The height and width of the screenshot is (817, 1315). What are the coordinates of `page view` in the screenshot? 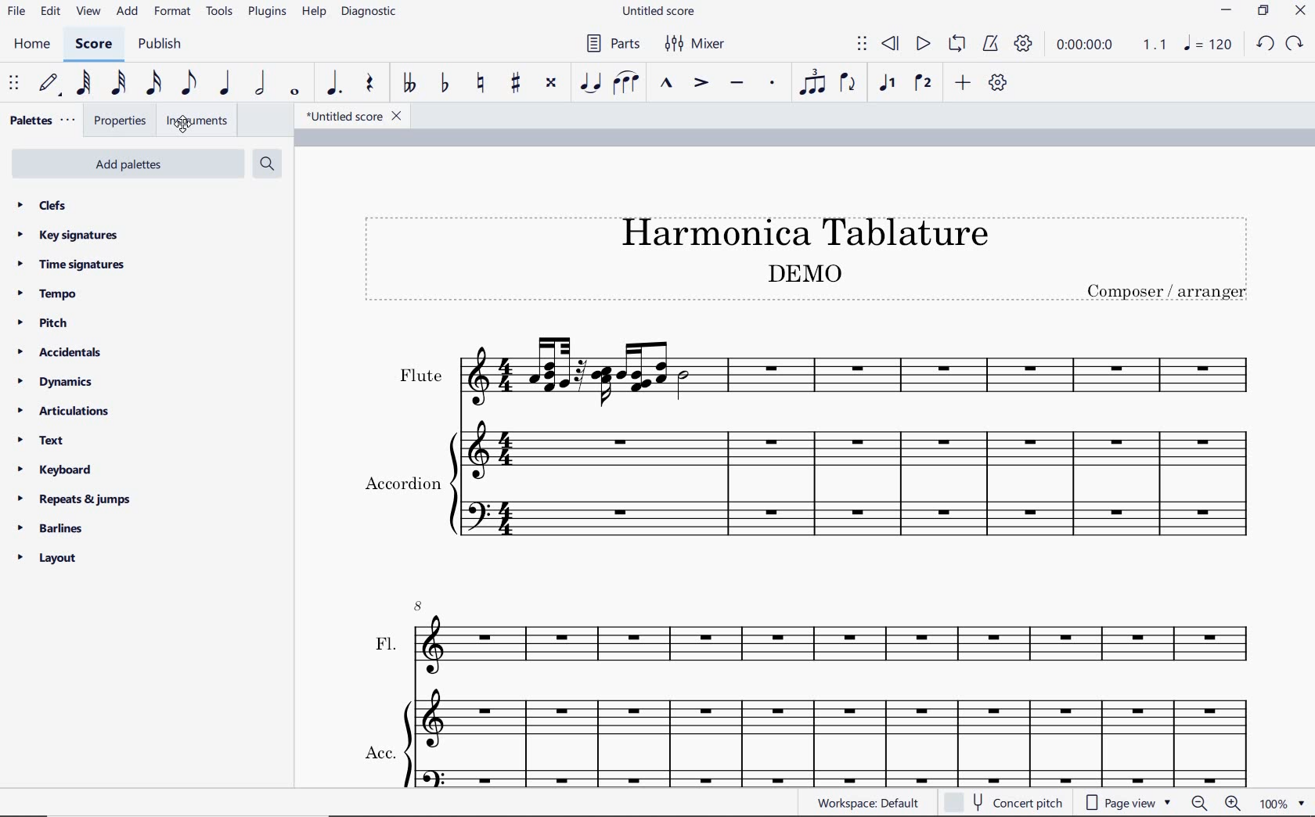 It's located at (1129, 804).